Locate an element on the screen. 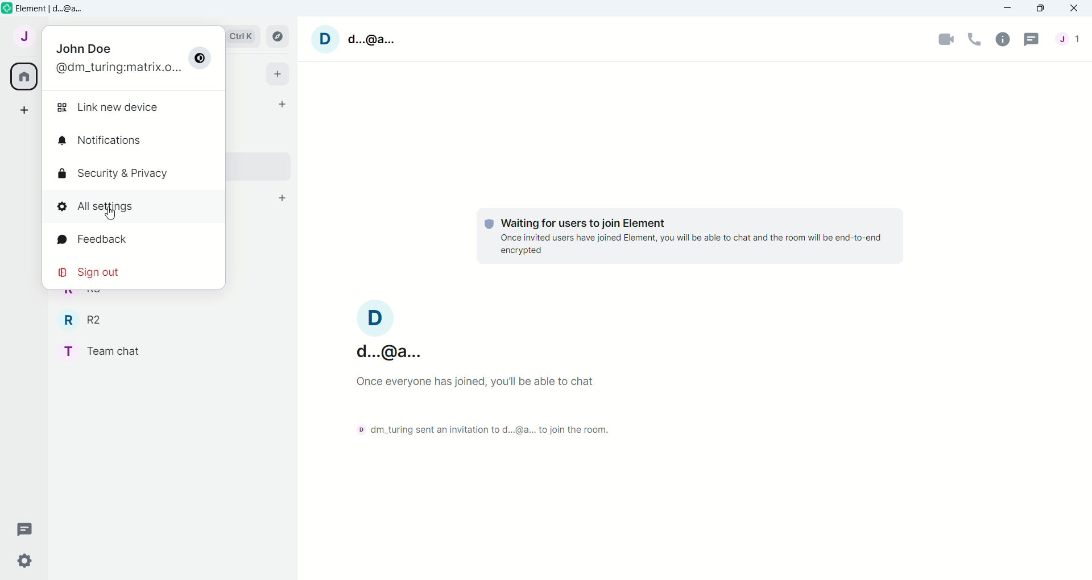  John Doe is located at coordinates (85, 45).